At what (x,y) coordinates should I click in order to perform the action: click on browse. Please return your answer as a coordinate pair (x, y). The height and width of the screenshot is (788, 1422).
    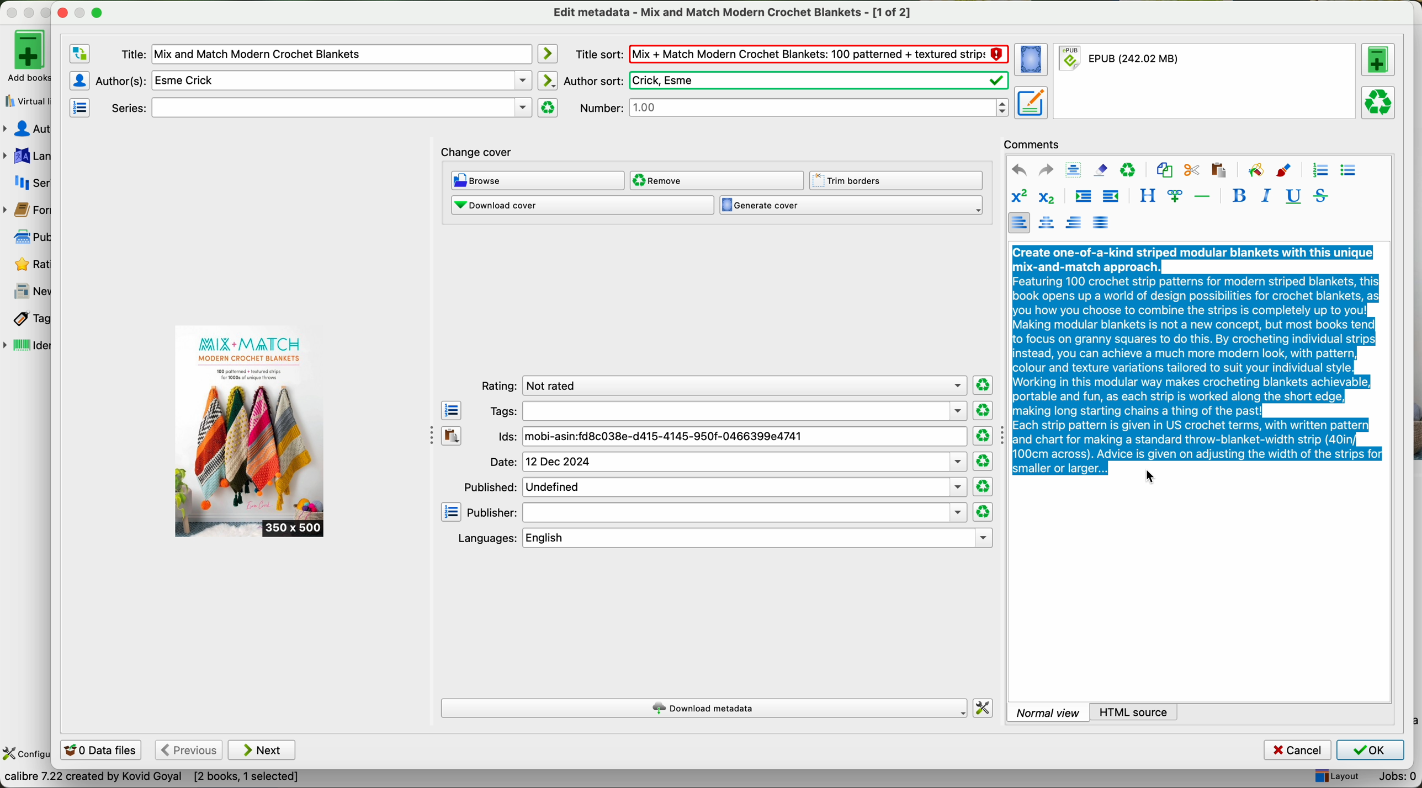
    Looking at the image, I should click on (538, 181).